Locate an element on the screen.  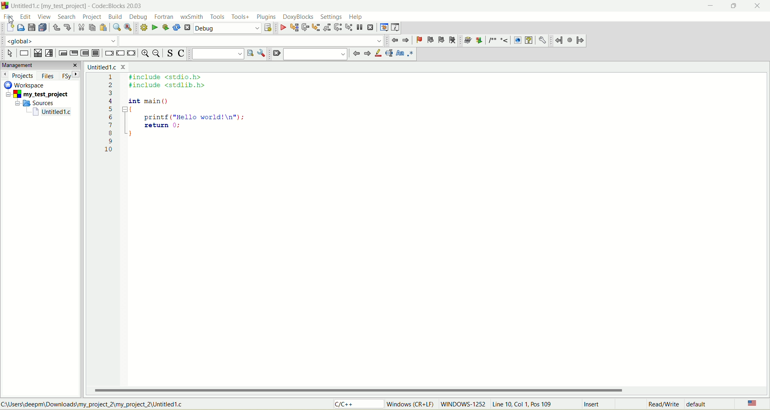
language is located at coordinates (751, 404).